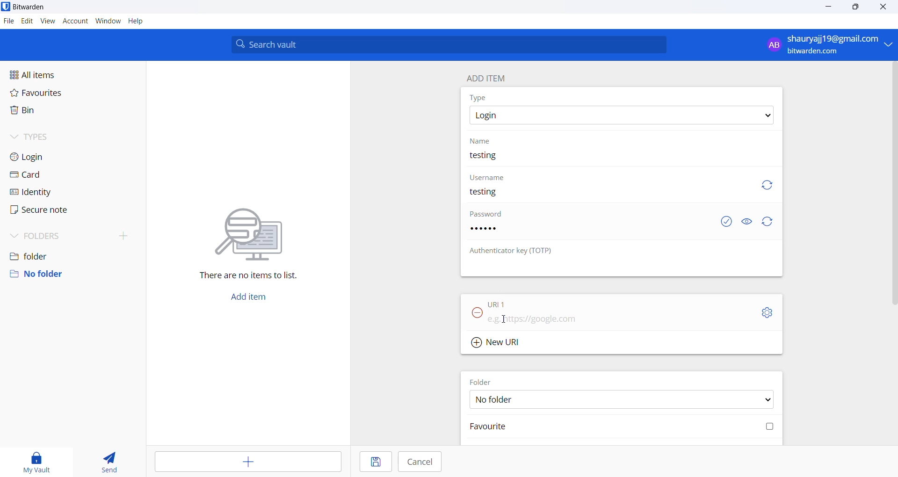  What do you see at coordinates (49, 113) in the screenshot?
I see `bin` at bounding box center [49, 113].